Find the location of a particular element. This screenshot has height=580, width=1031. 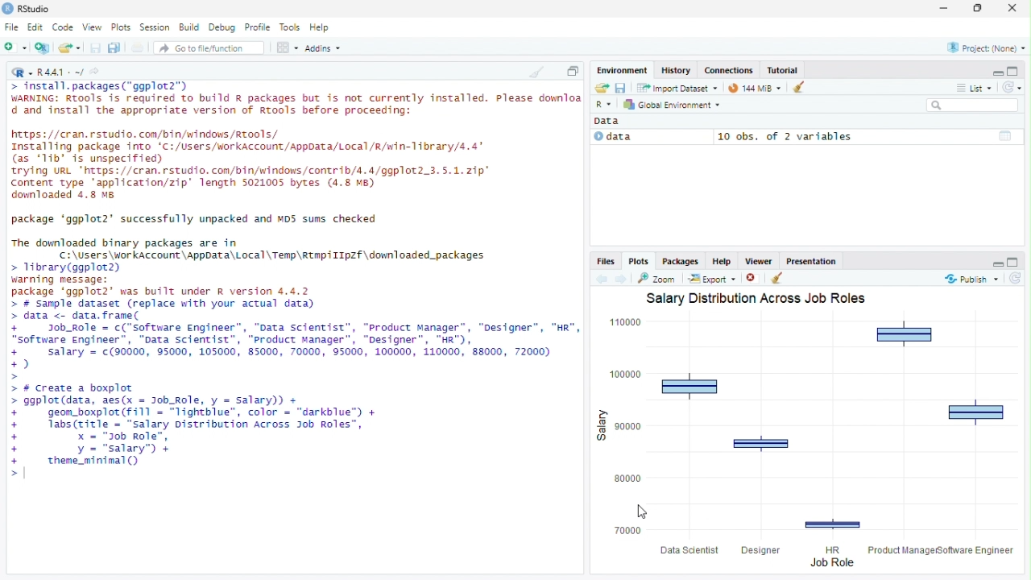

Clear all plots is located at coordinates (780, 278).